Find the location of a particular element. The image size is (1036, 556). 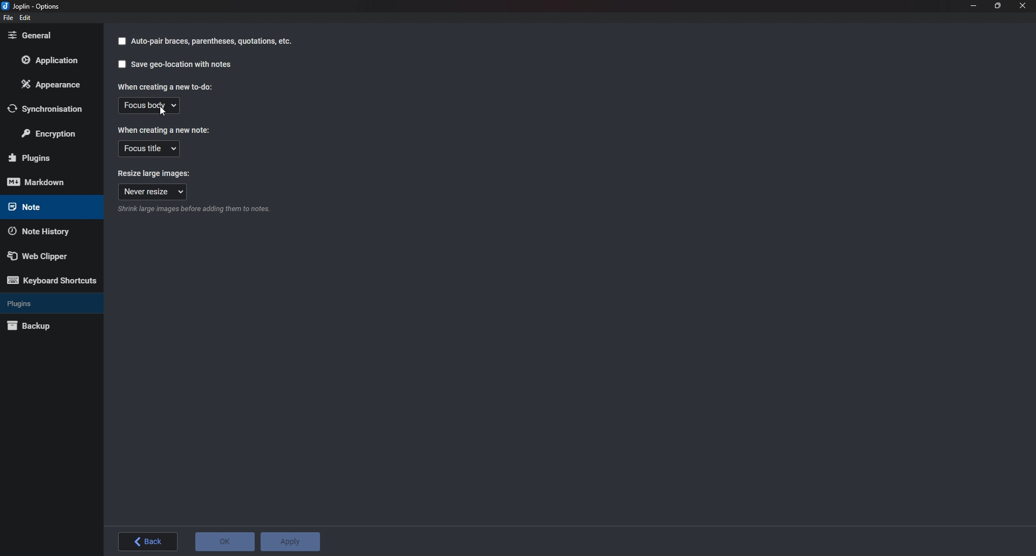

Info is located at coordinates (194, 211).